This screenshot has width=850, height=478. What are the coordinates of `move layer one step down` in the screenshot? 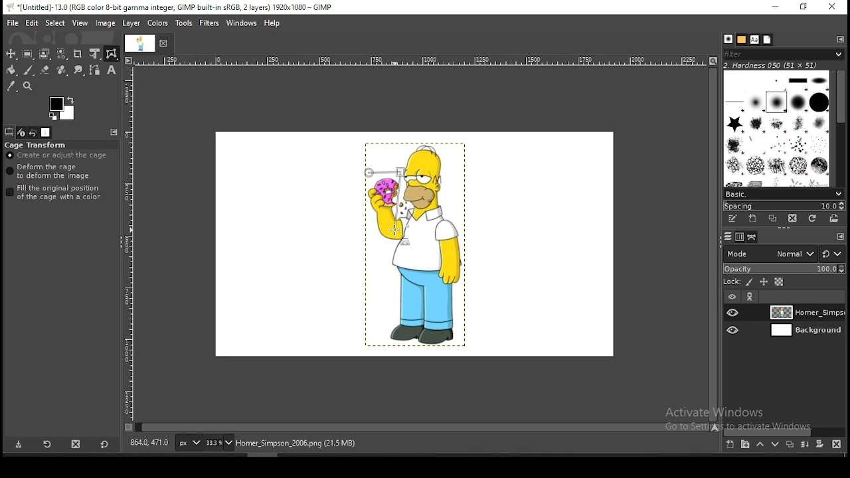 It's located at (776, 445).